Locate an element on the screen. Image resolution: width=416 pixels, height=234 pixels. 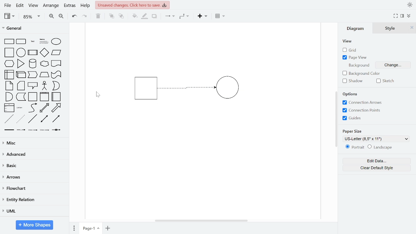
unsaved changes. Click here to save is located at coordinates (133, 5).